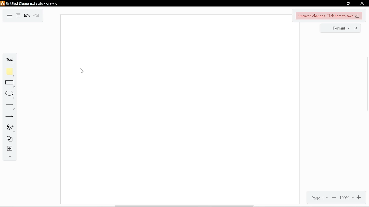  I want to click on close, so click(357, 28).